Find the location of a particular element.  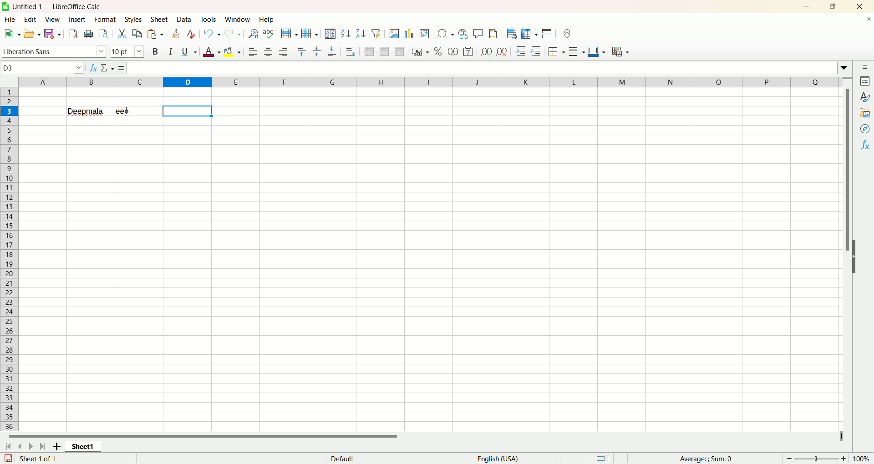

Wrap text is located at coordinates (351, 50).